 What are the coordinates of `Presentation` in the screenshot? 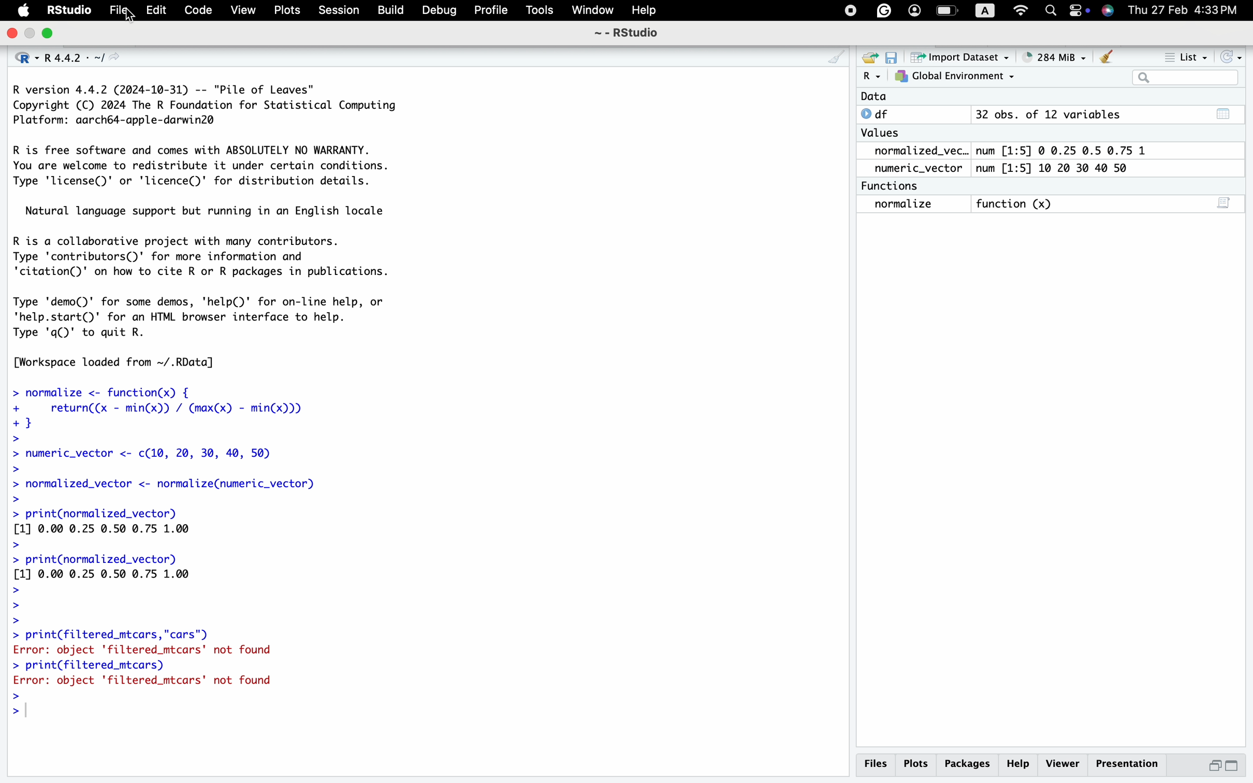 It's located at (1126, 761).